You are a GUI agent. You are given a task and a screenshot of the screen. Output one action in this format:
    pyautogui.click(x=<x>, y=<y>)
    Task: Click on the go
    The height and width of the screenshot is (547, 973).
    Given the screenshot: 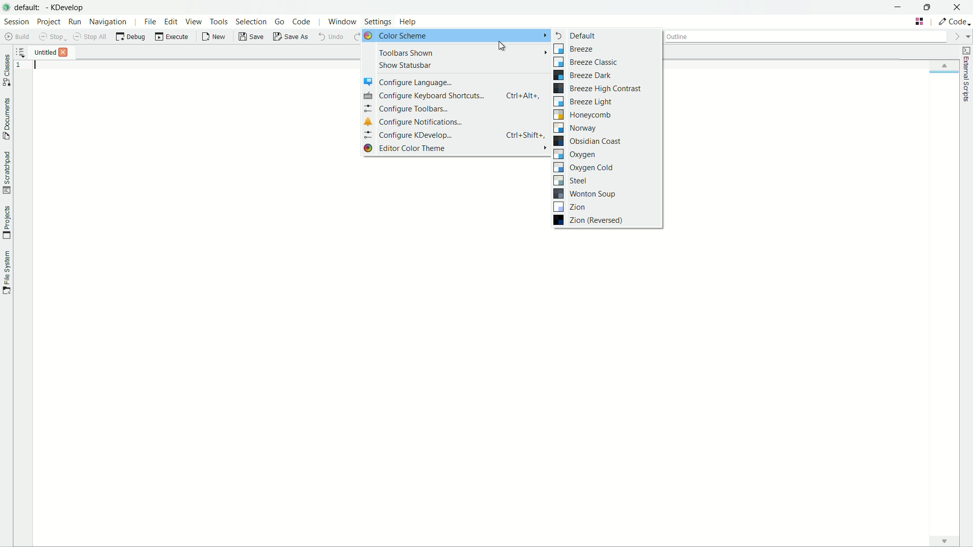 What is the action you would take?
    pyautogui.click(x=281, y=21)
    